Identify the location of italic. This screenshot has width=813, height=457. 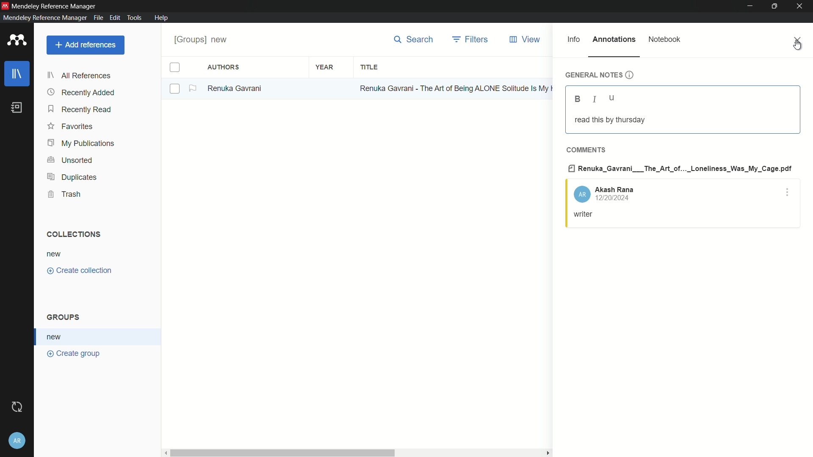
(593, 99).